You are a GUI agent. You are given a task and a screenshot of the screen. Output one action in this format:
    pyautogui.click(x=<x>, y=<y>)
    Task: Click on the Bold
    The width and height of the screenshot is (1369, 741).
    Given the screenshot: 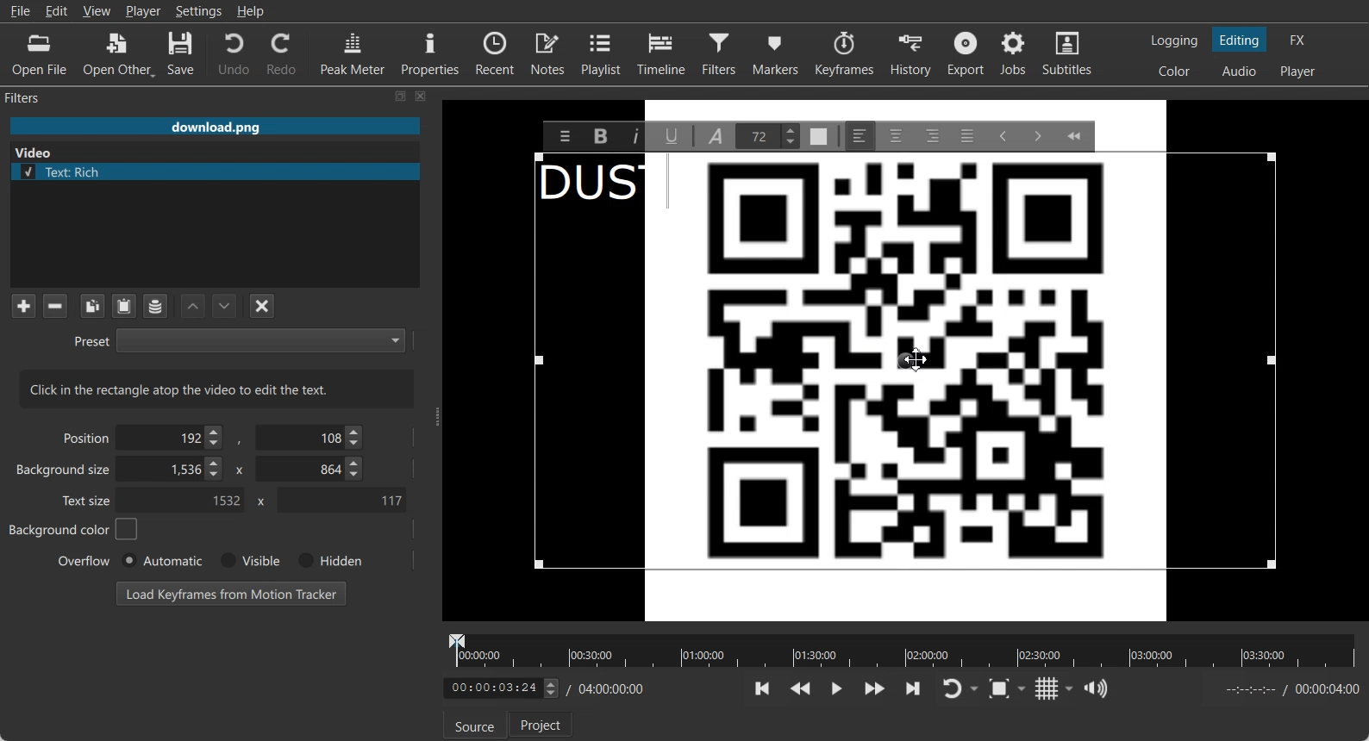 What is the action you would take?
    pyautogui.click(x=600, y=135)
    